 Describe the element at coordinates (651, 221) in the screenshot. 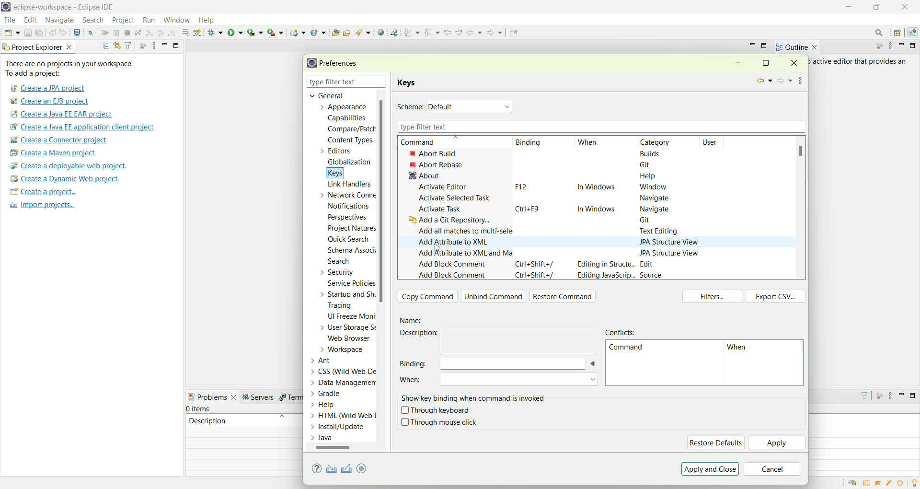

I see `Git` at that location.